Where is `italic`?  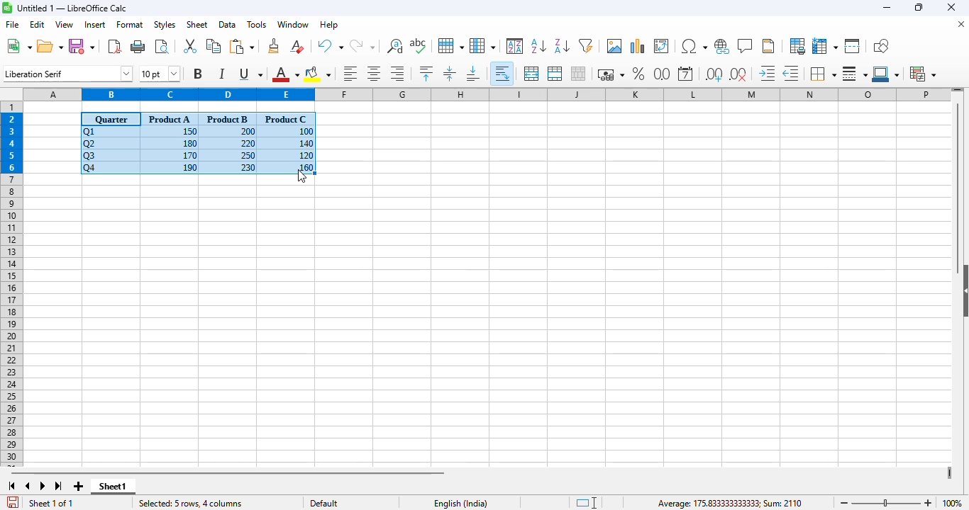 italic is located at coordinates (221, 74).